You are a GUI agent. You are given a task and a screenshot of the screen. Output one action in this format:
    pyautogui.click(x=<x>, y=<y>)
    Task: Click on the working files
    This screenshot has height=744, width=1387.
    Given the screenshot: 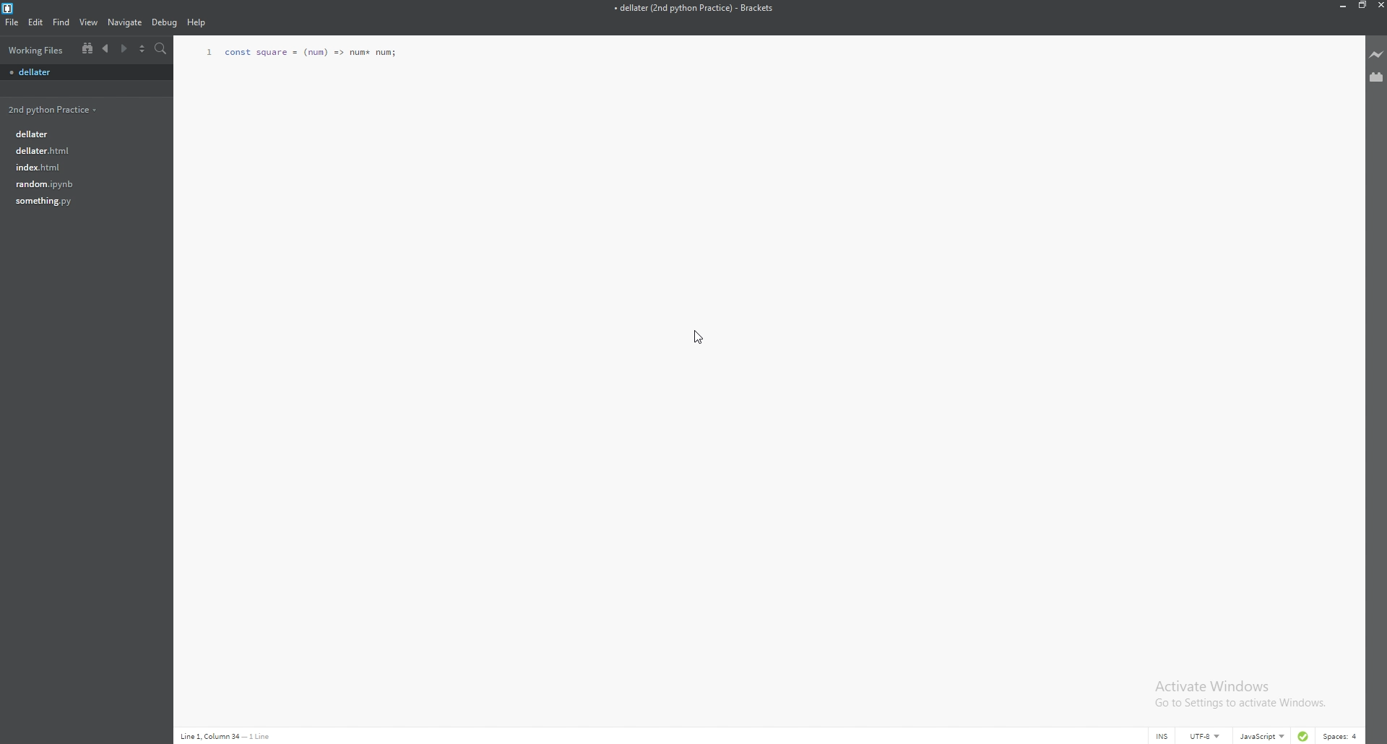 What is the action you would take?
    pyautogui.click(x=37, y=50)
    